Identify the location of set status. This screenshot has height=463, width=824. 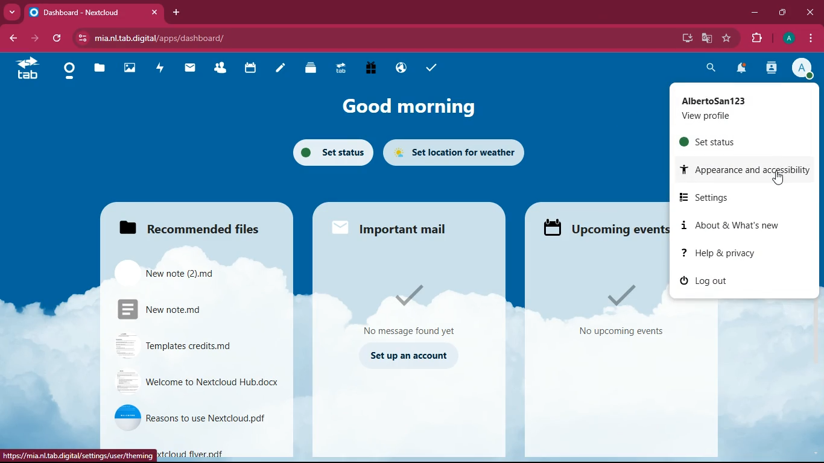
(740, 142).